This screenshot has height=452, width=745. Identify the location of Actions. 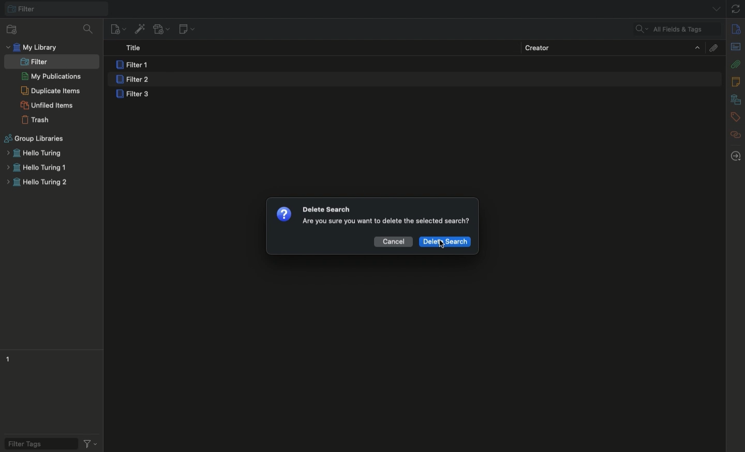
(90, 443).